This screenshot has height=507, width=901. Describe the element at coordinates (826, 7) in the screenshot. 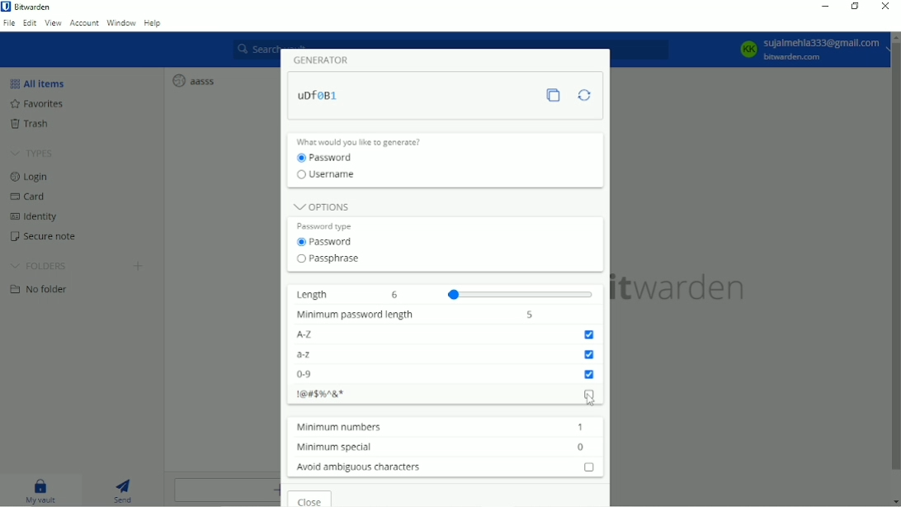

I see `Minimize` at that location.